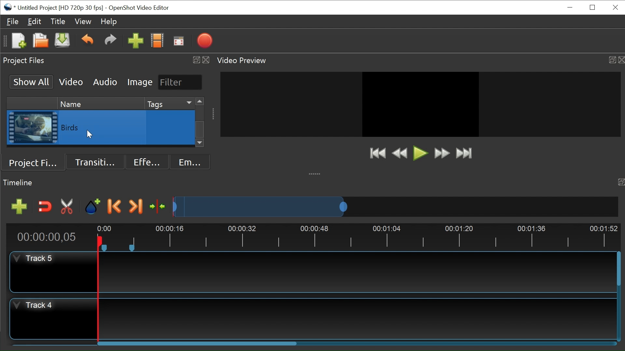  Describe the element at coordinates (157, 206) in the screenshot. I see `Center the timeline on the playhead` at that location.